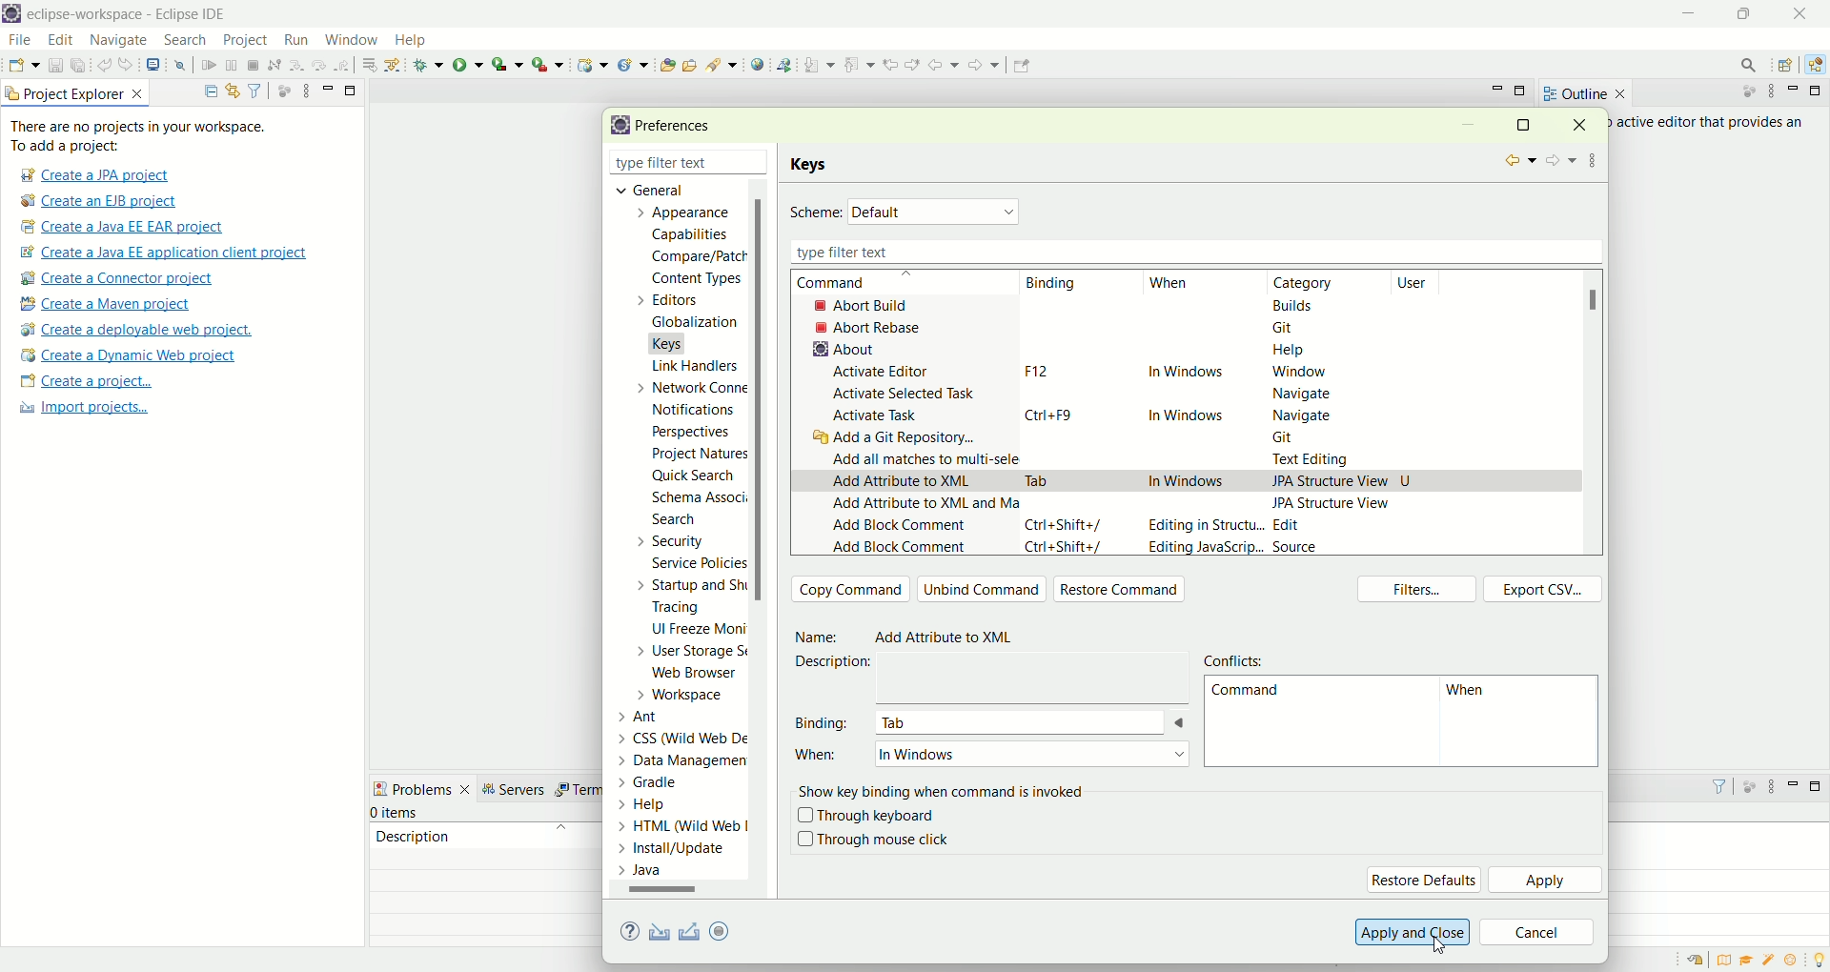  I want to click on In Windows, so click(1030, 755).